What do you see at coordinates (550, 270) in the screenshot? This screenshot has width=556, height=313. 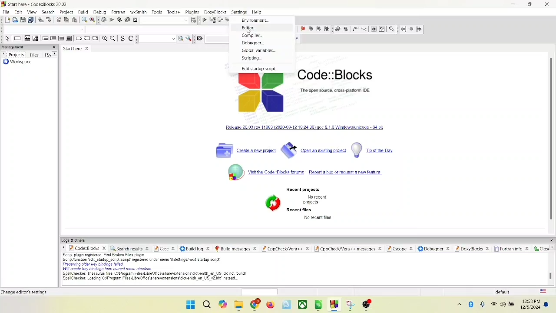 I see `scroll bar` at bounding box center [550, 270].